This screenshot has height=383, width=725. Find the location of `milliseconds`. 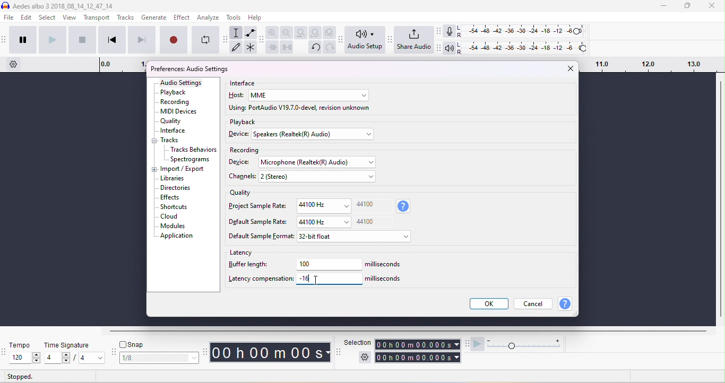

milliseconds is located at coordinates (386, 265).